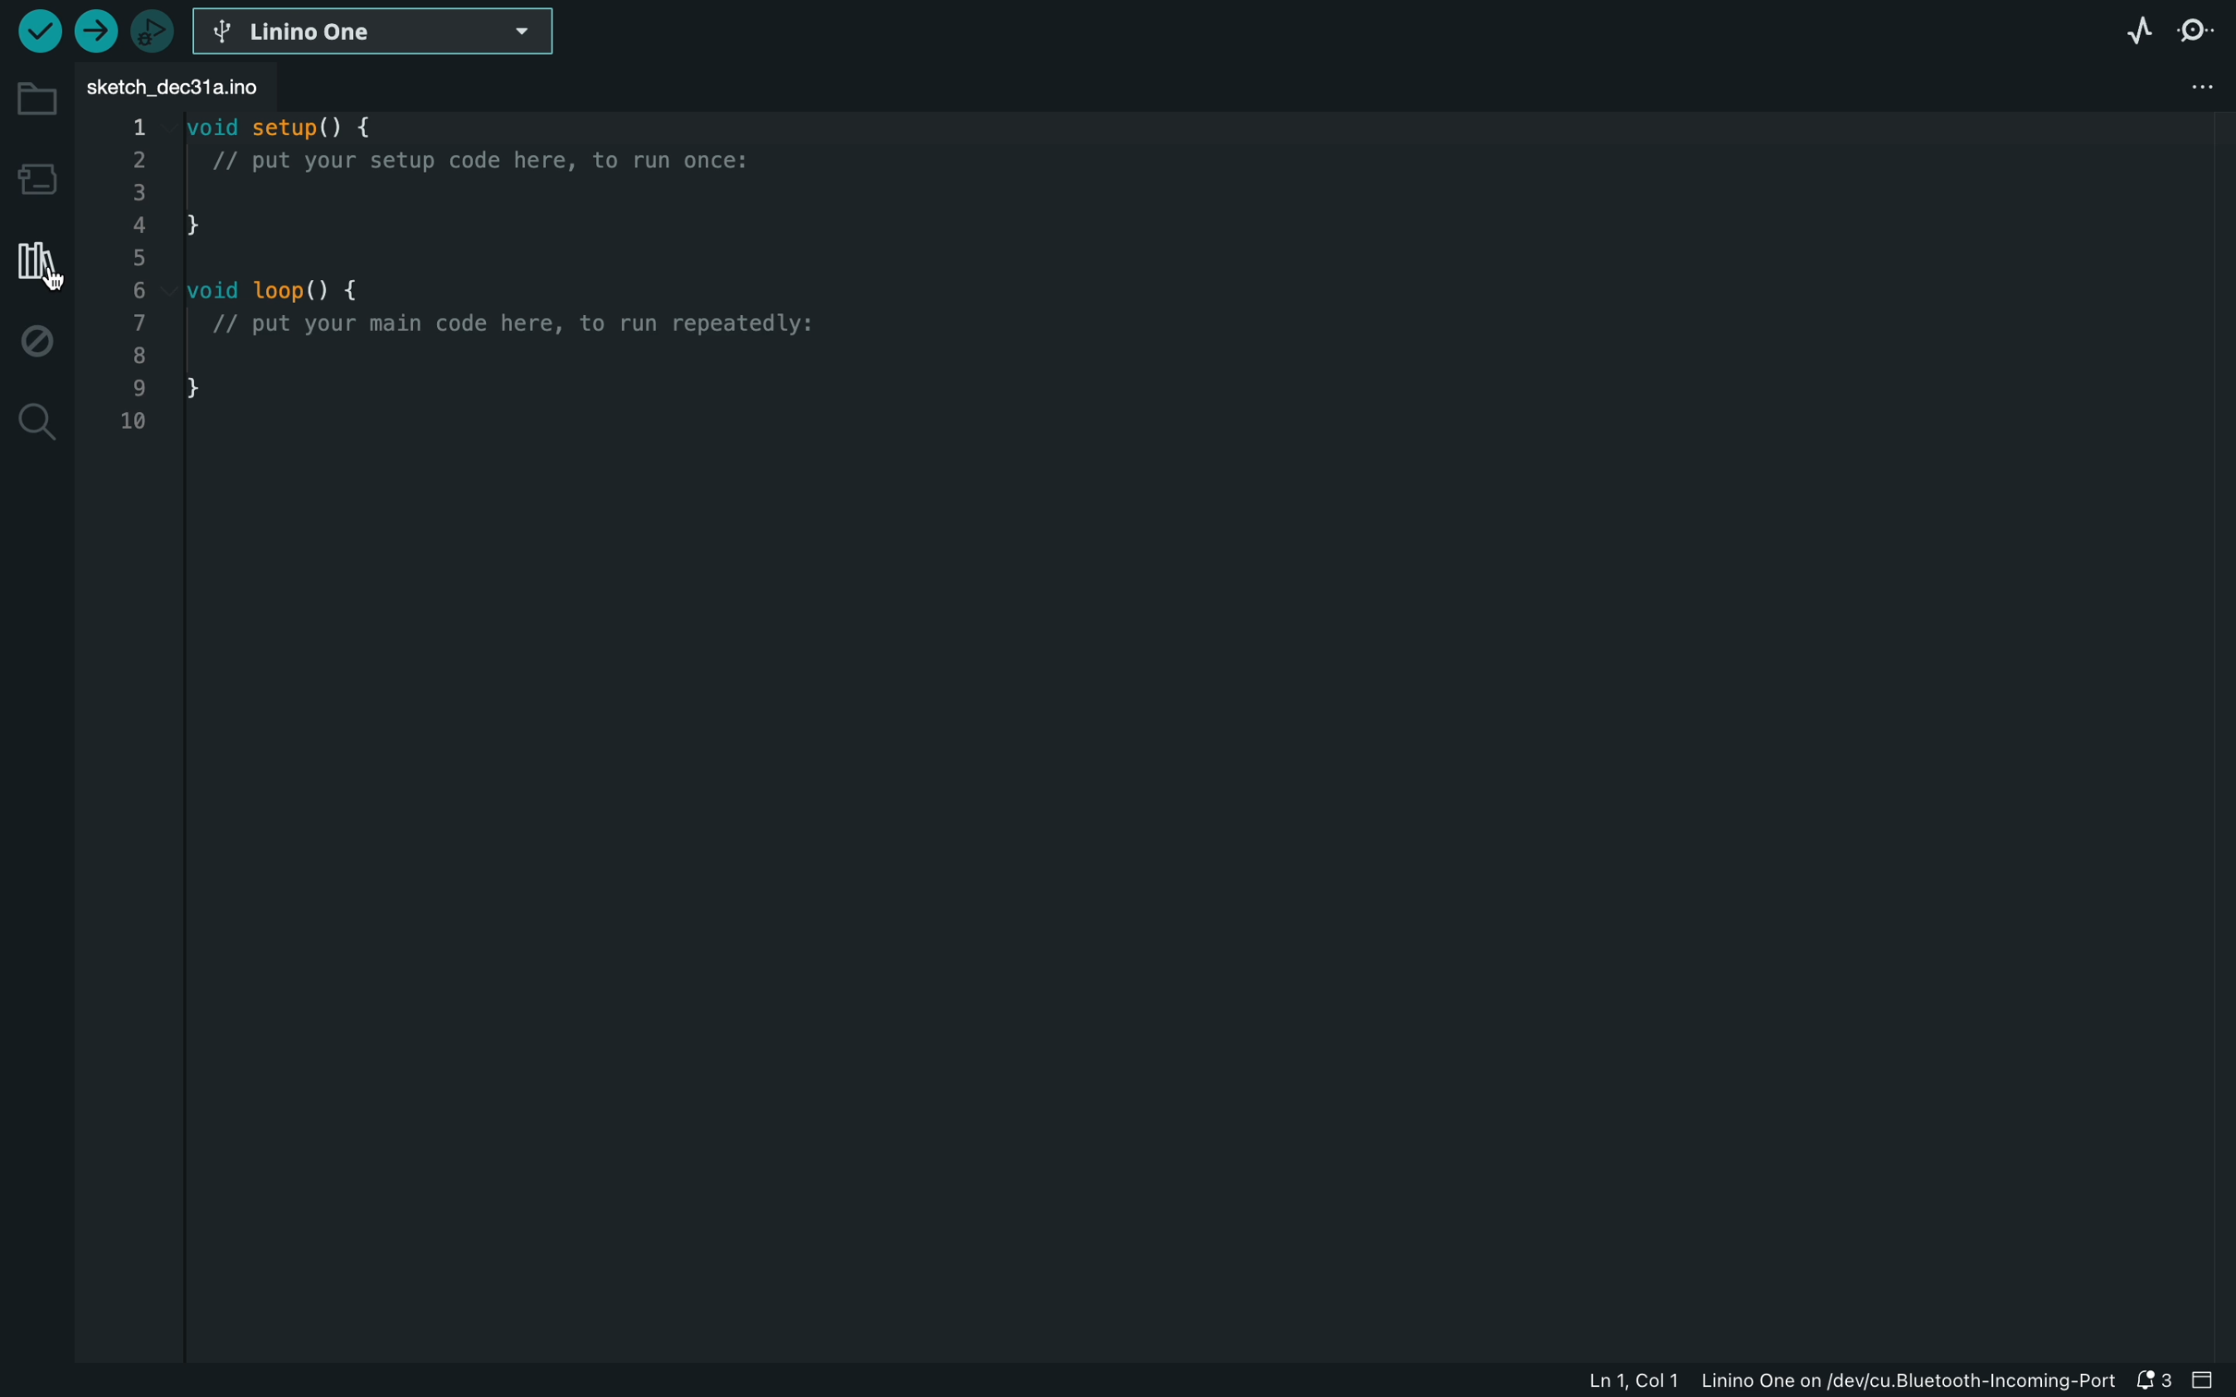  What do you see at coordinates (35, 98) in the screenshot?
I see `folder` at bounding box center [35, 98].